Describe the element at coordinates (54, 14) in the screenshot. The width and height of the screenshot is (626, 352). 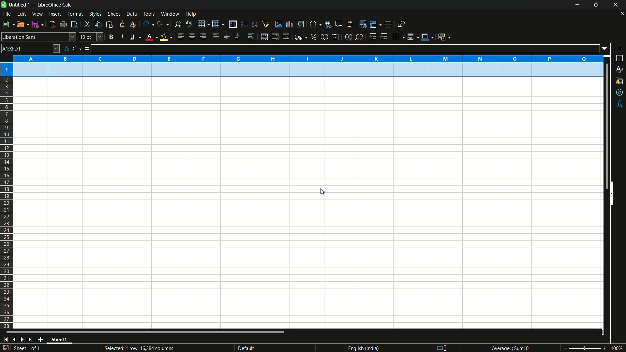
I see `insert menu` at that location.